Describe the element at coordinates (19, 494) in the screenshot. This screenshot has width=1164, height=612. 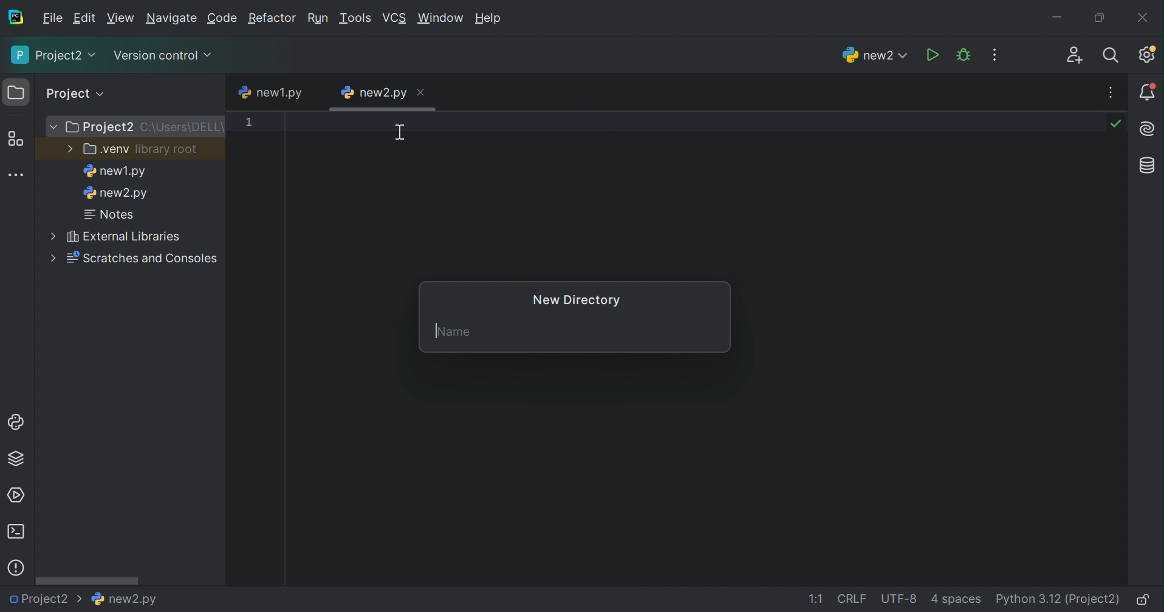
I see `Services` at that location.